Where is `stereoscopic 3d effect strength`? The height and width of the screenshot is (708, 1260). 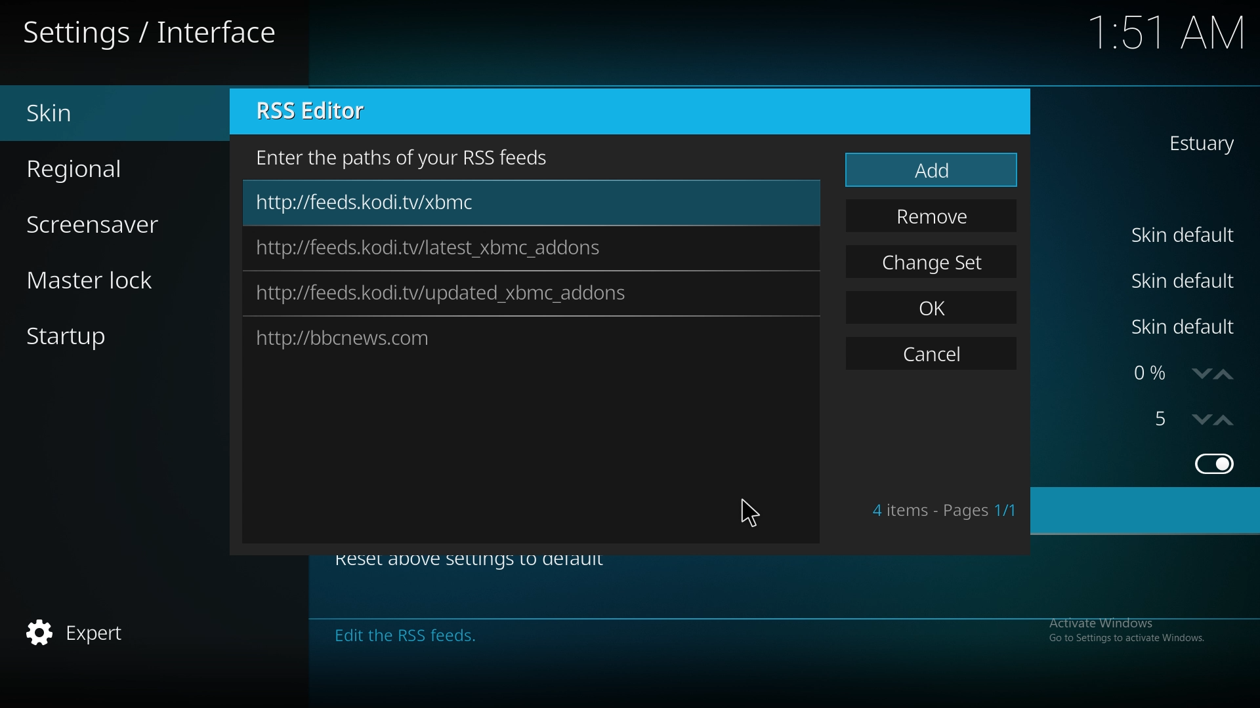 stereoscopic 3d effect strength is located at coordinates (1164, 419).